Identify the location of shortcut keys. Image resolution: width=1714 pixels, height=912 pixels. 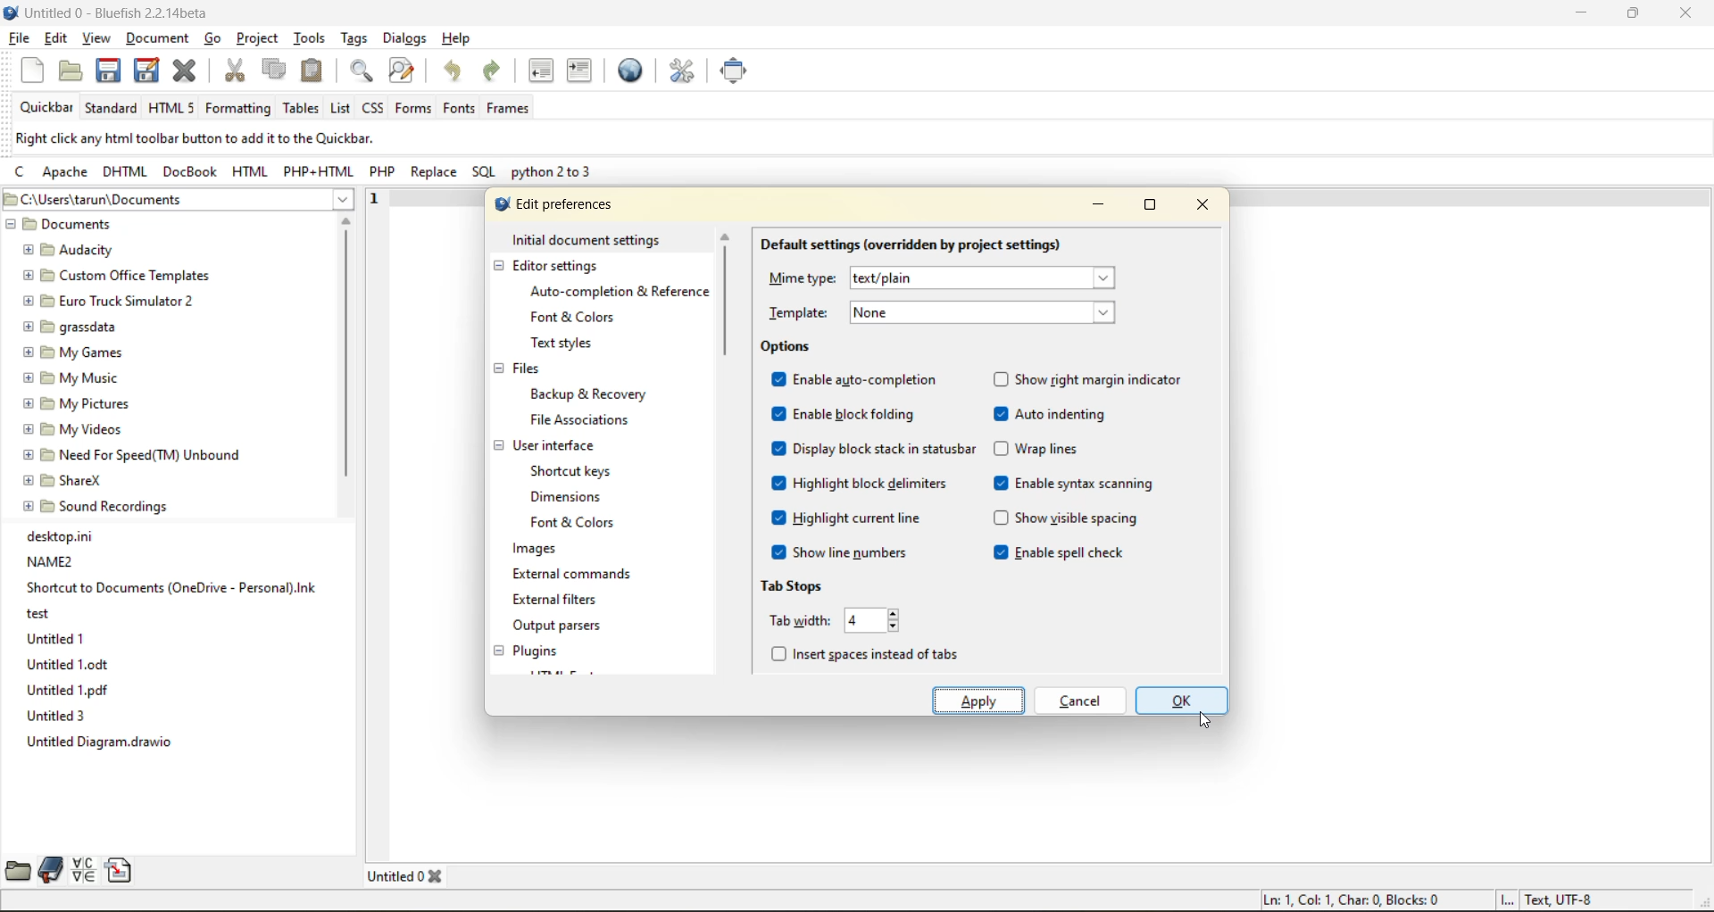
(576, 469).